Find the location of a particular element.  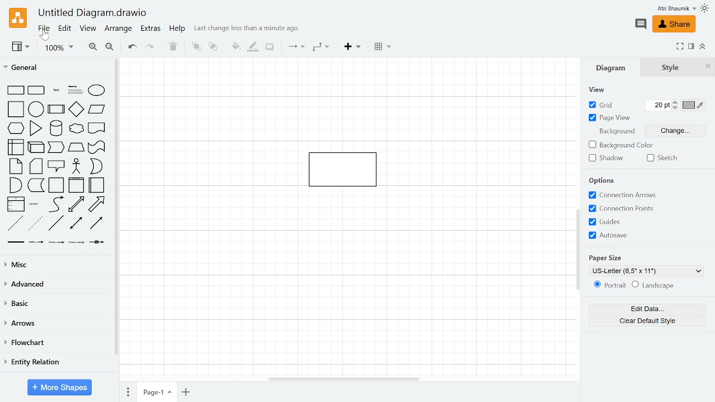

Zoom out is located at coordinates (111, 47).